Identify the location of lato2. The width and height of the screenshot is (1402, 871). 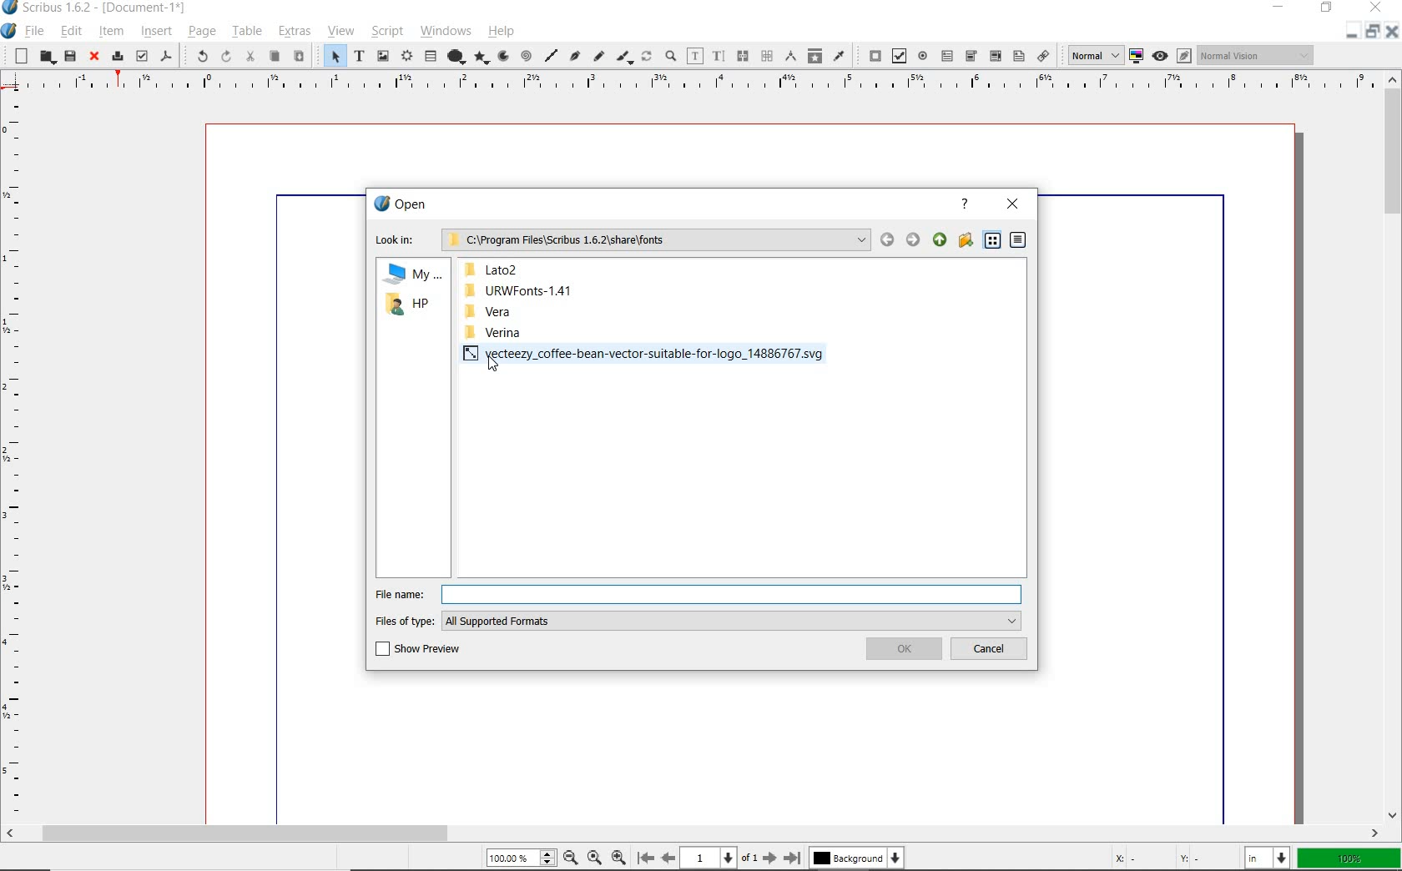
(508, 269).